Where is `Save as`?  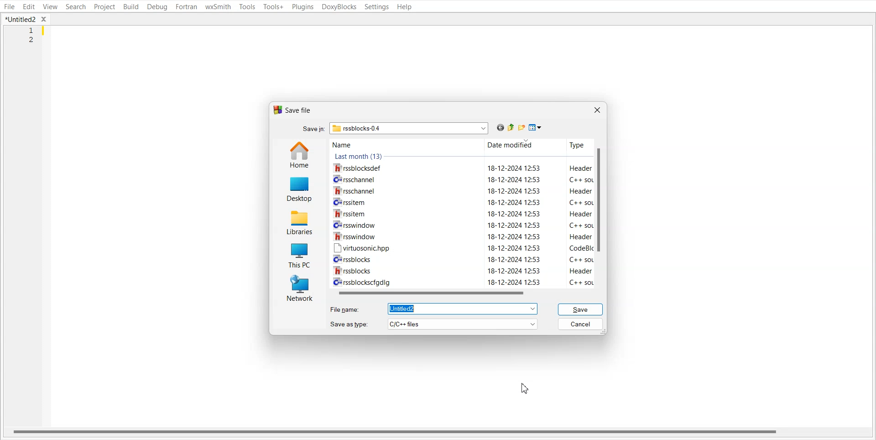 Save as is located at coordinates (536, 128).